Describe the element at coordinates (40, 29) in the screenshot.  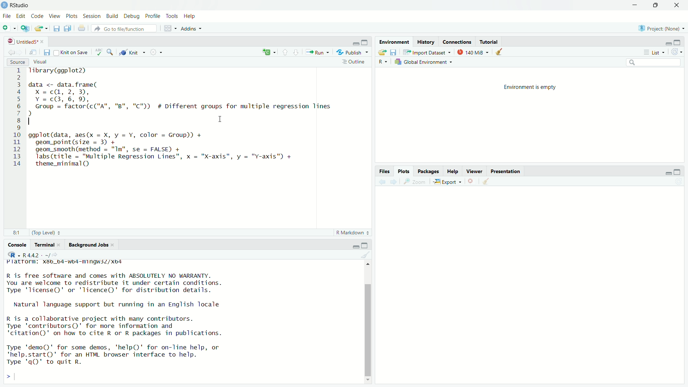
I see `export` at that location.